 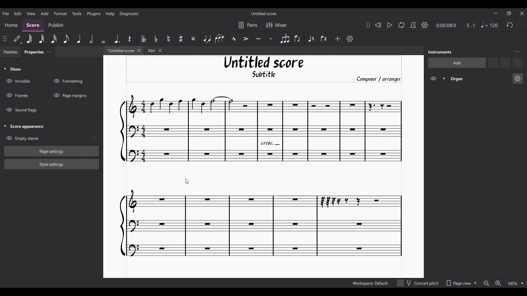 I want to click on Tuplet, so click(x=284, y=39).